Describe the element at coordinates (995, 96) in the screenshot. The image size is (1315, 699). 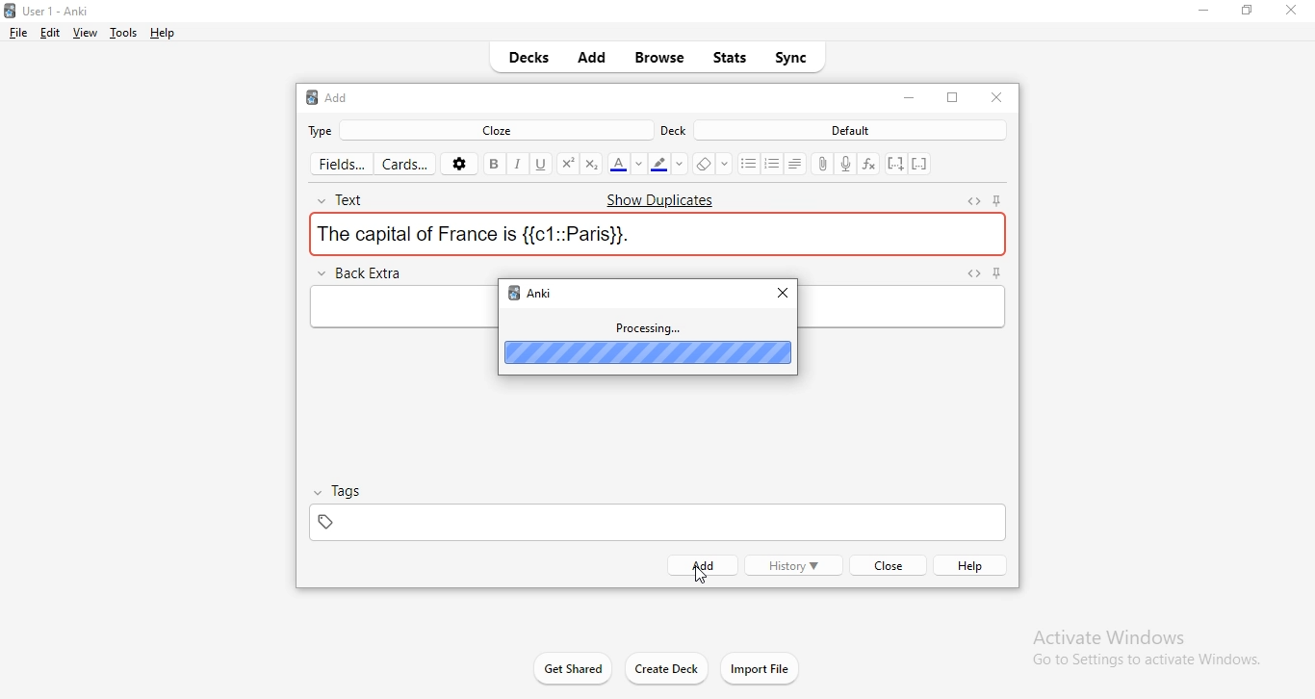
I see `close` at that location.